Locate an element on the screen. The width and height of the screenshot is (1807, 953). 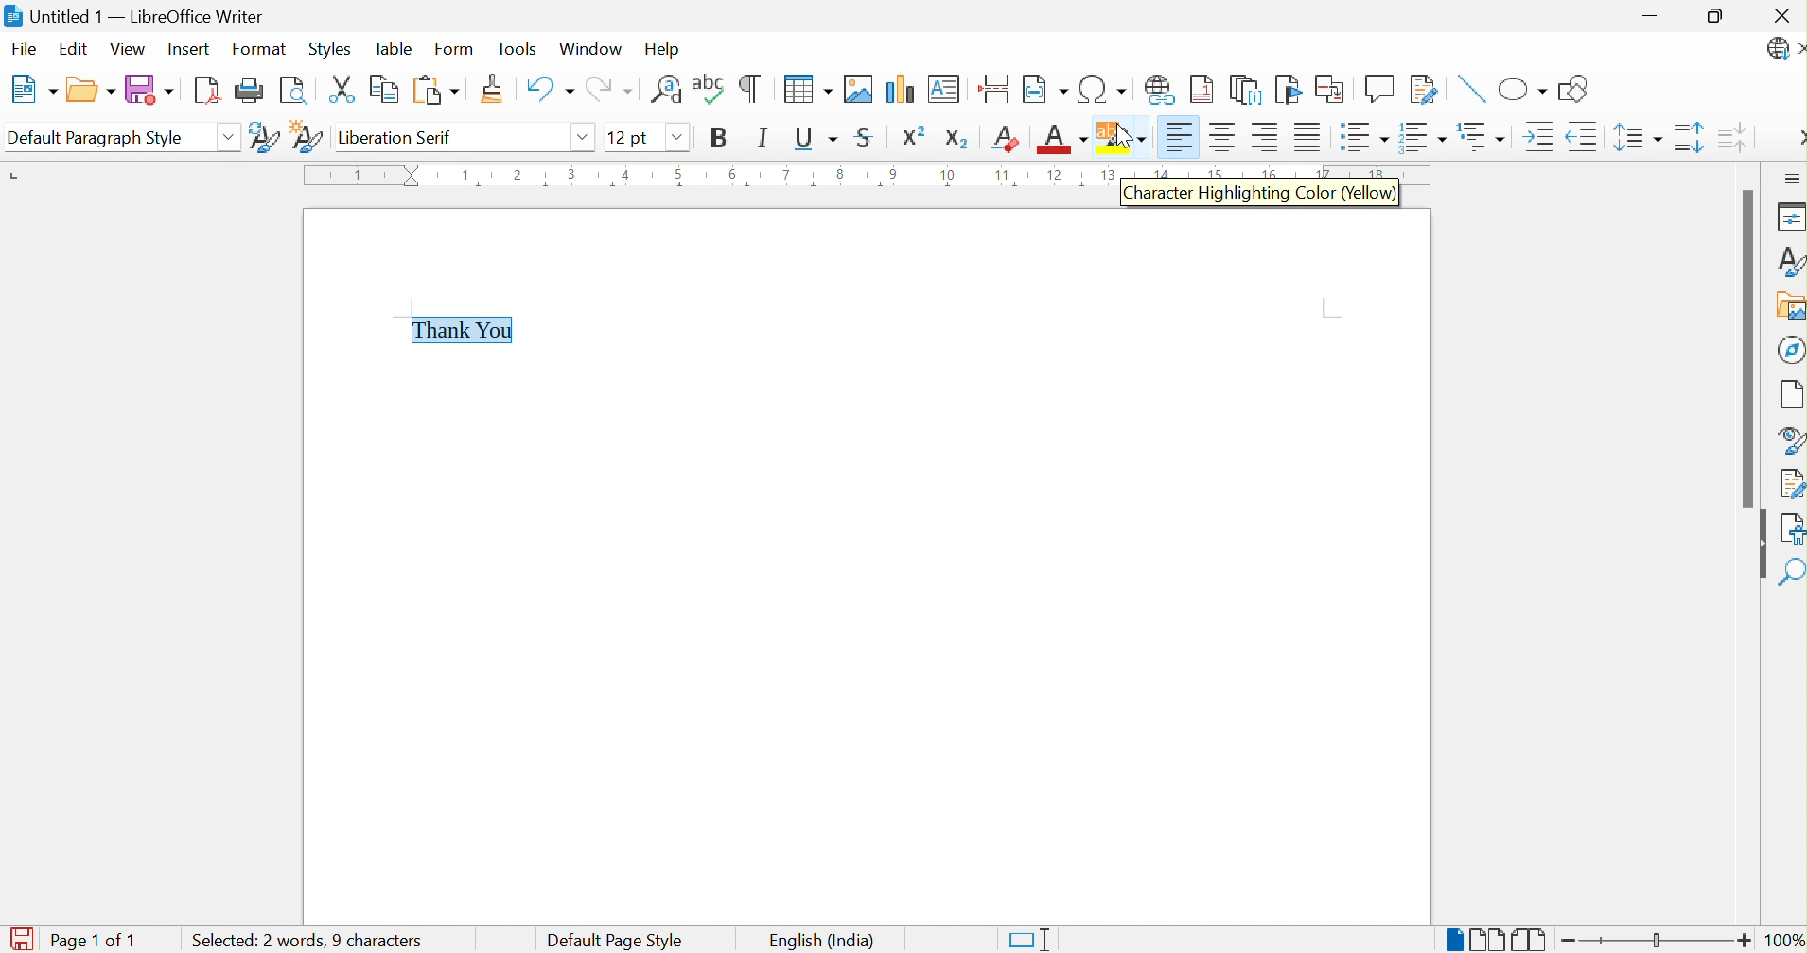
Update Selected Style is located at coordinates (265, 139).